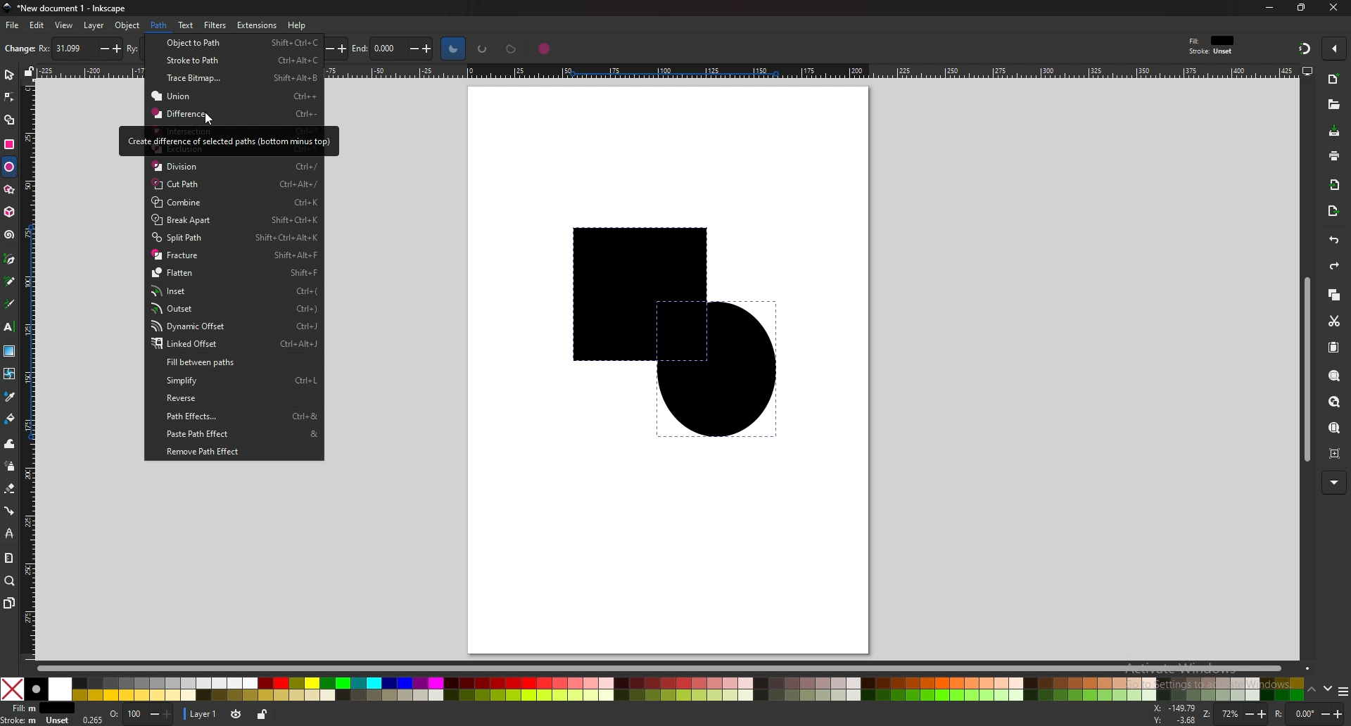 The height and width of the screenshot is (726, 1351). Describe the element at coordinates (142, 715) in the screenshot. I see `opacity` at that location.